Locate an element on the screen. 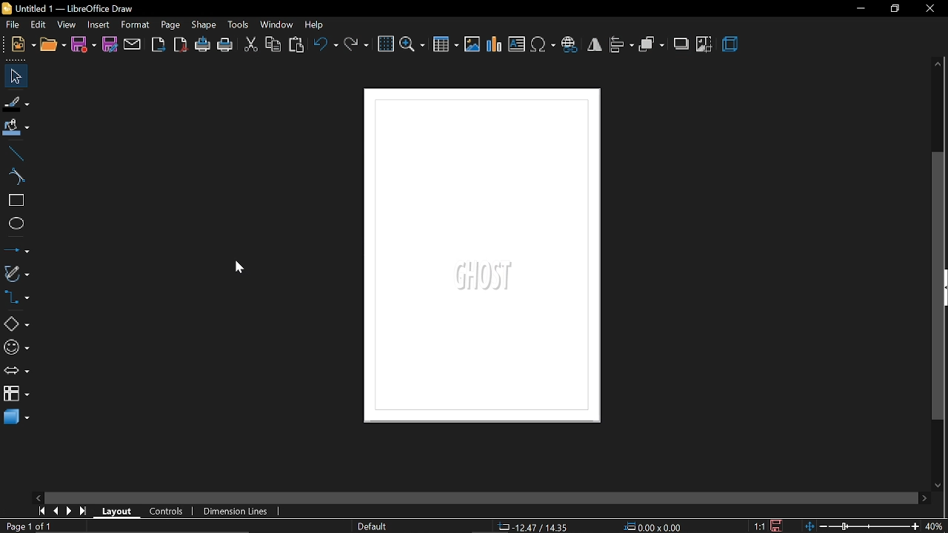  previous page is located at coordinates (53, 512).